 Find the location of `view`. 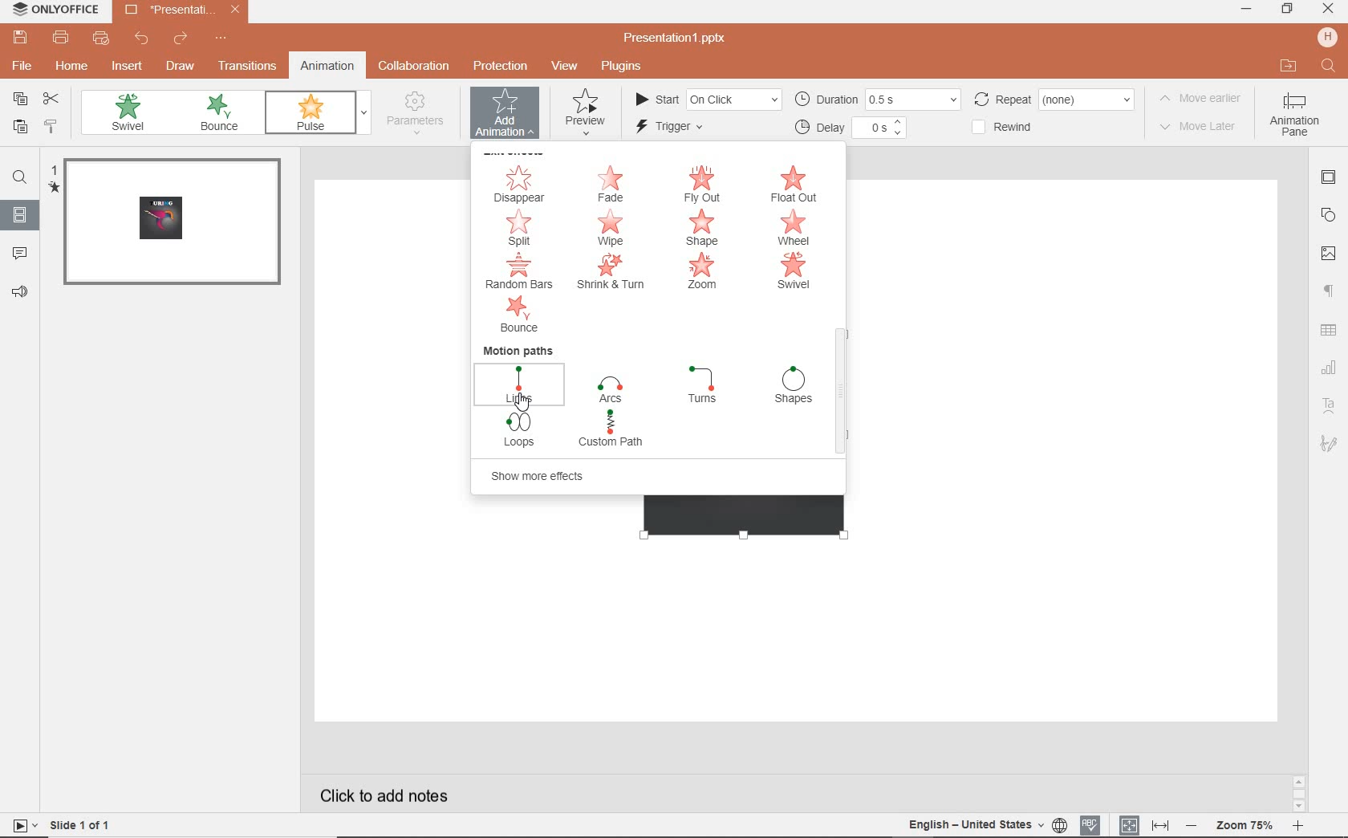

view is located at coordinates (563, 67).